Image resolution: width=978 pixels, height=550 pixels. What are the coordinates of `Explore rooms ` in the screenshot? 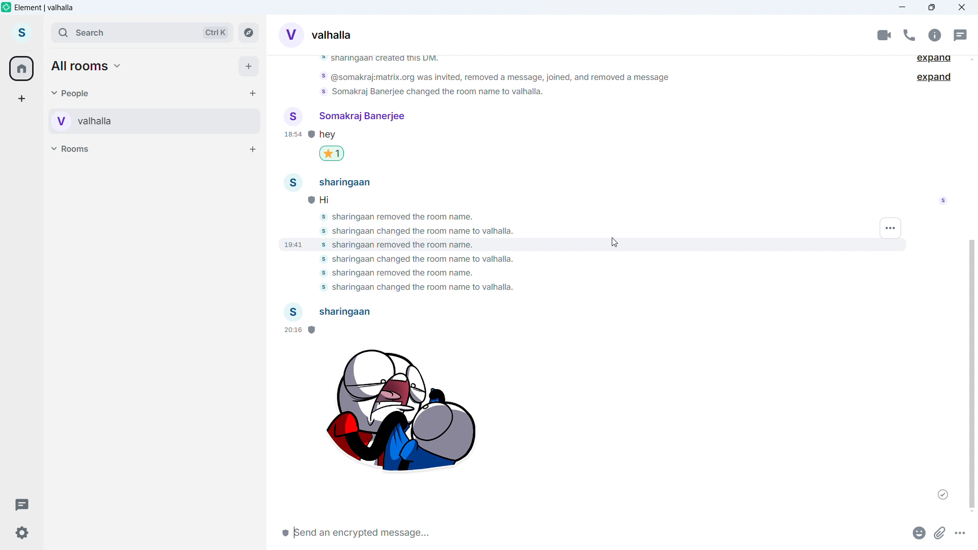 It's located at (249, 33).